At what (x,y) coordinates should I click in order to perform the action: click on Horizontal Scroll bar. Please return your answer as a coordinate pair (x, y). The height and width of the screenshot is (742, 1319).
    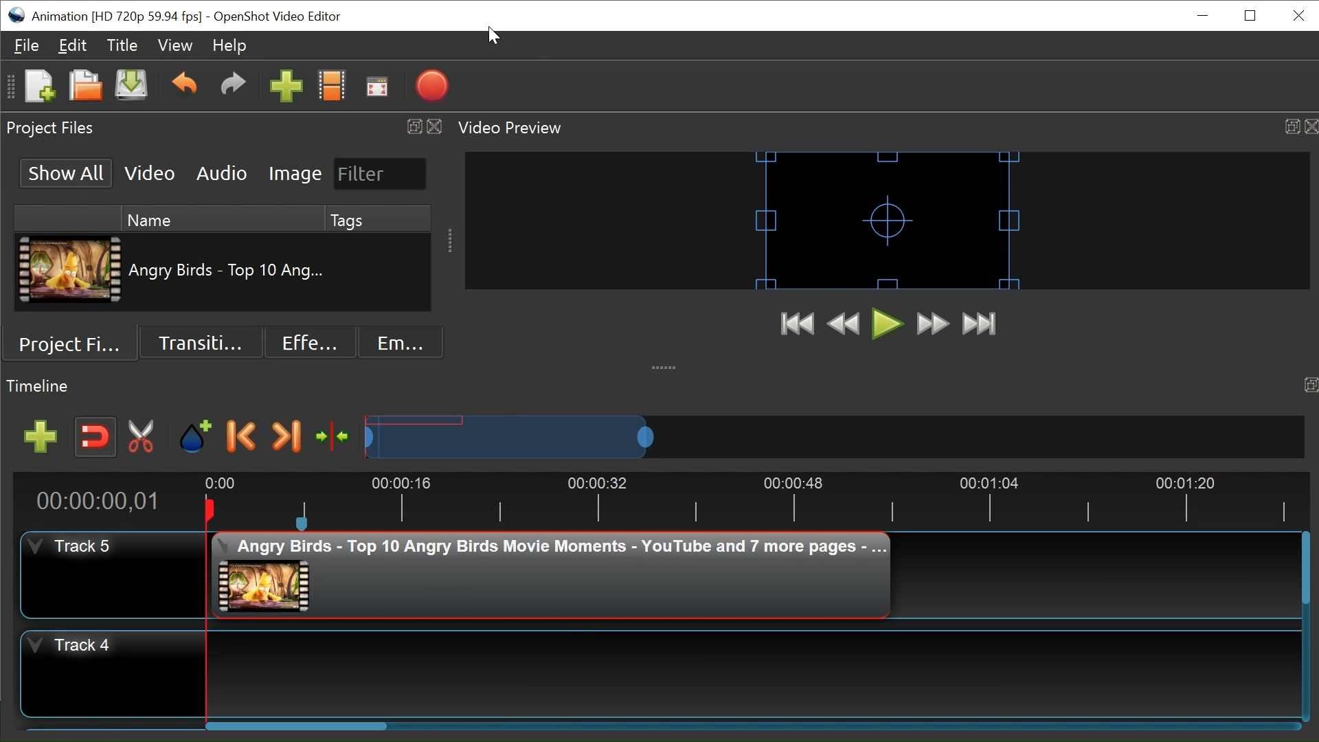
    Looking at the image, I should click on (368, 723).